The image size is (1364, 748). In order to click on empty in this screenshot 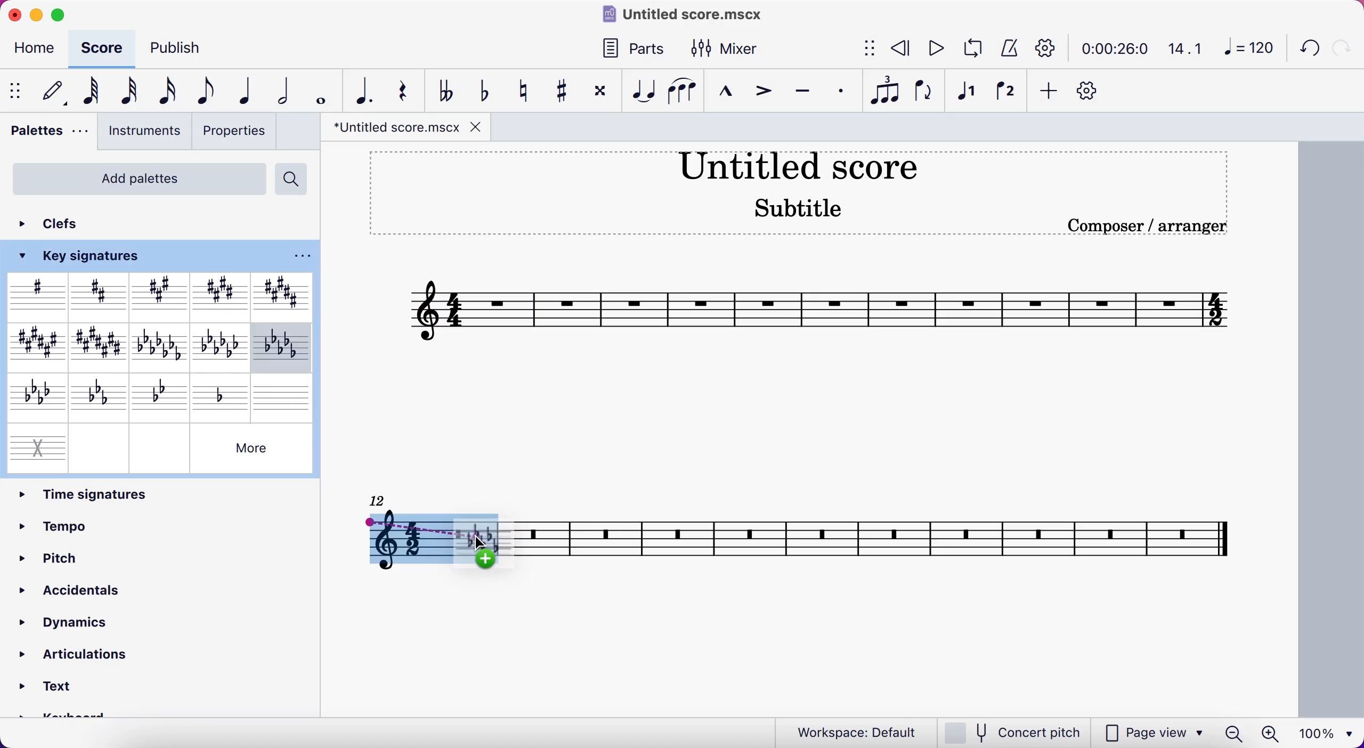, I will do `click(159, 447)`.